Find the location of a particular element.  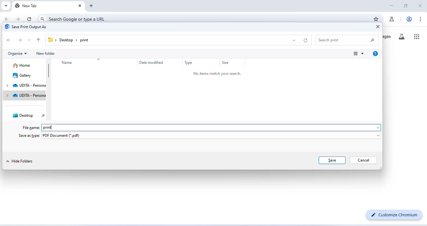

go forward is located at coordinates (18, 19).